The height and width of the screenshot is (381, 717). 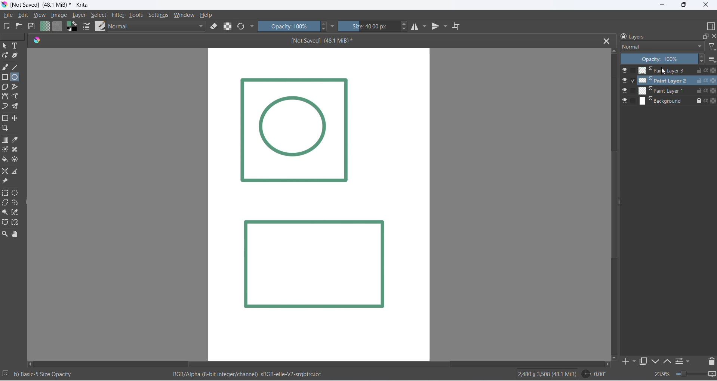 I want to click on file, so click(x=9, y=16).